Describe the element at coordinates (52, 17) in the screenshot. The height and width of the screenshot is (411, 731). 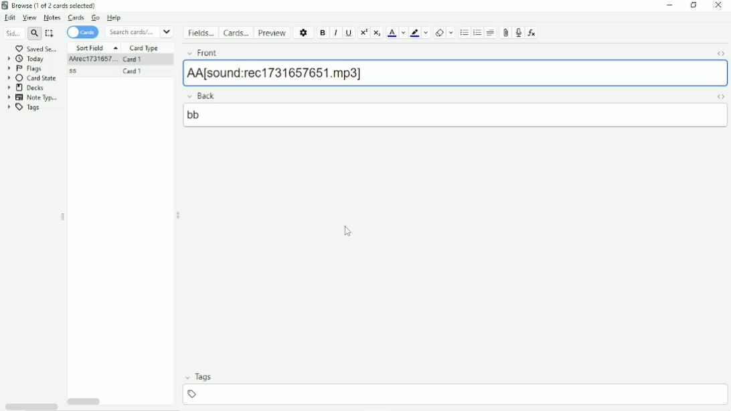
I see `Notes` at that location.